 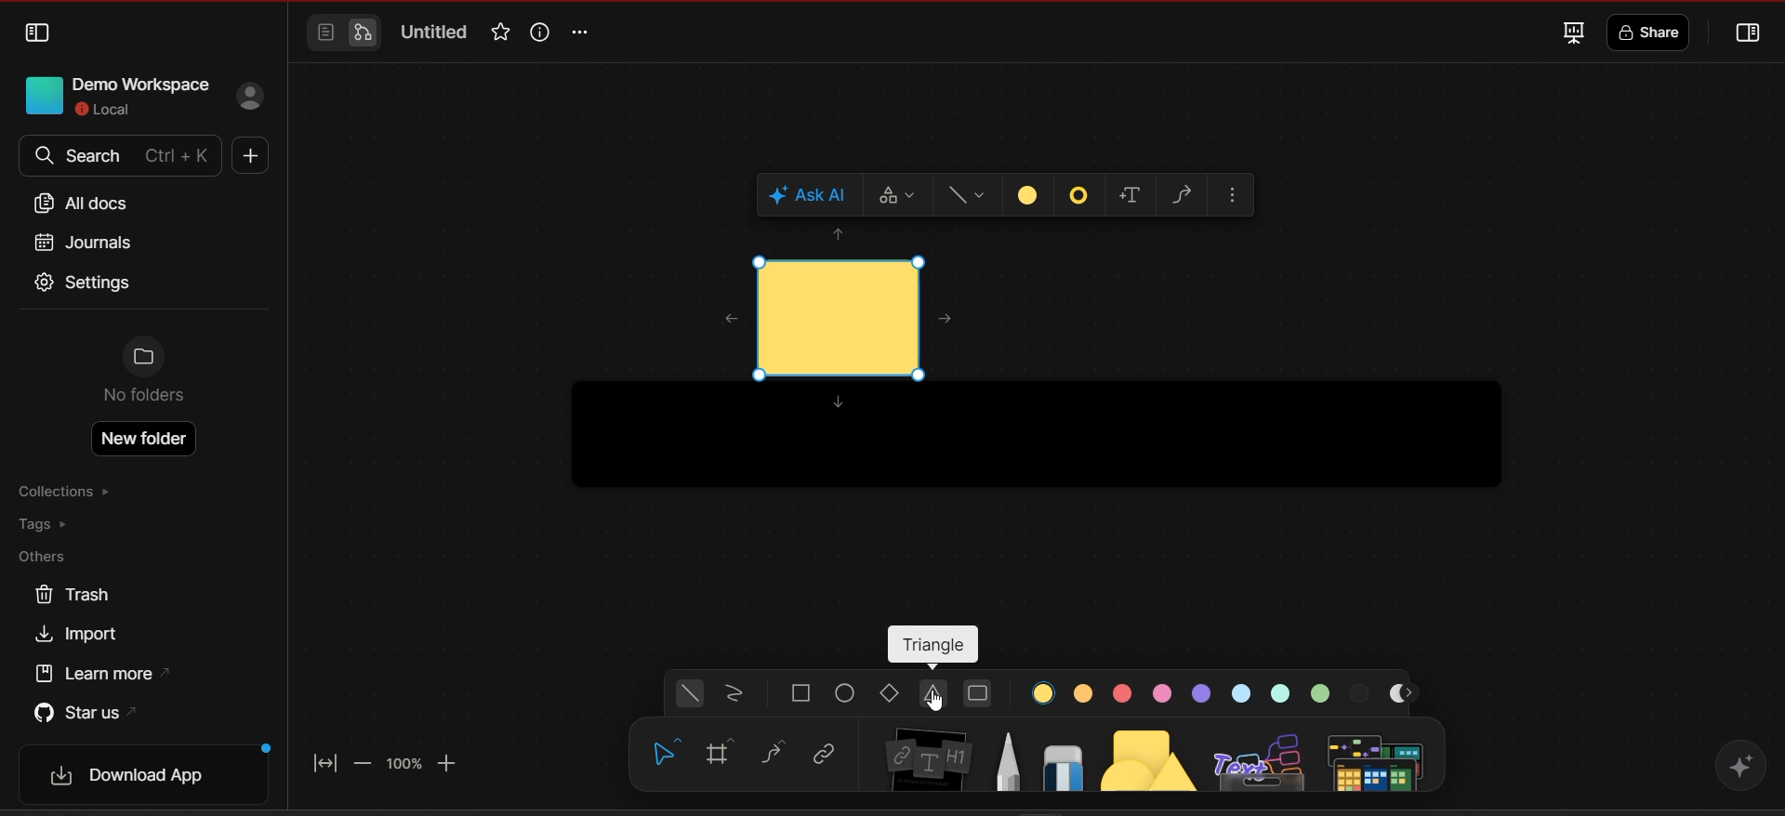 What do you see at coordinates (72, 595) in the screenshot?
I see `trash` at bounding box center [72, 595].